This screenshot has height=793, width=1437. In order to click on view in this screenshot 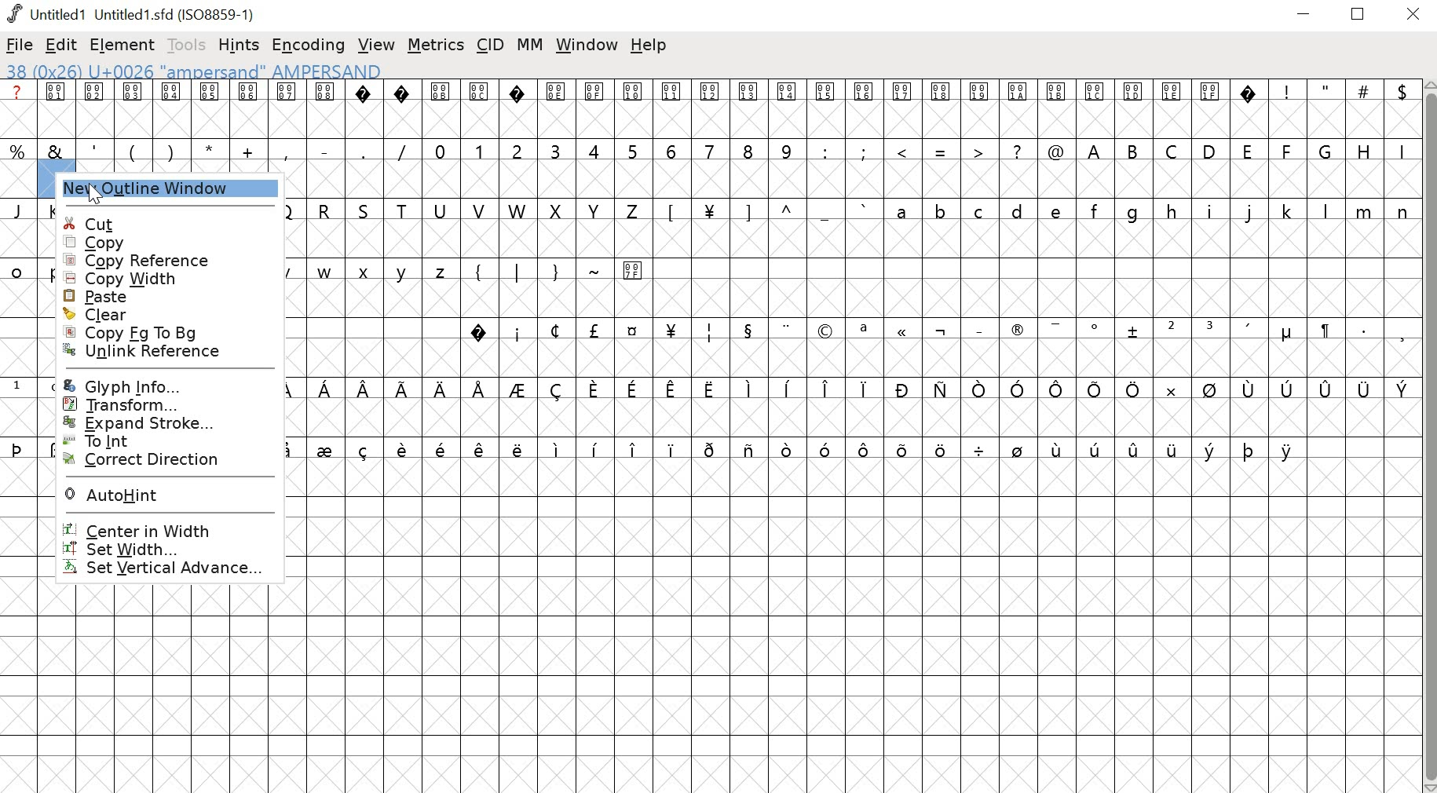, I will do `click(377, 42)`.